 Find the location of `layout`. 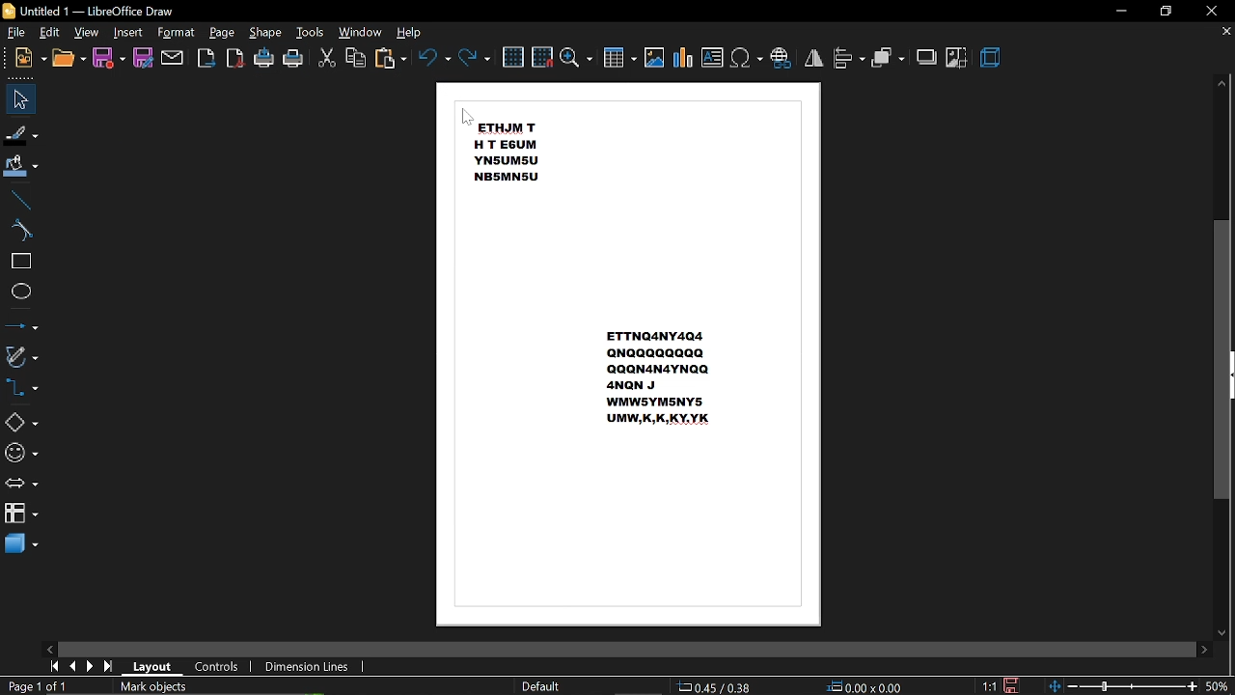

layout is located at coordinates (155, 667).